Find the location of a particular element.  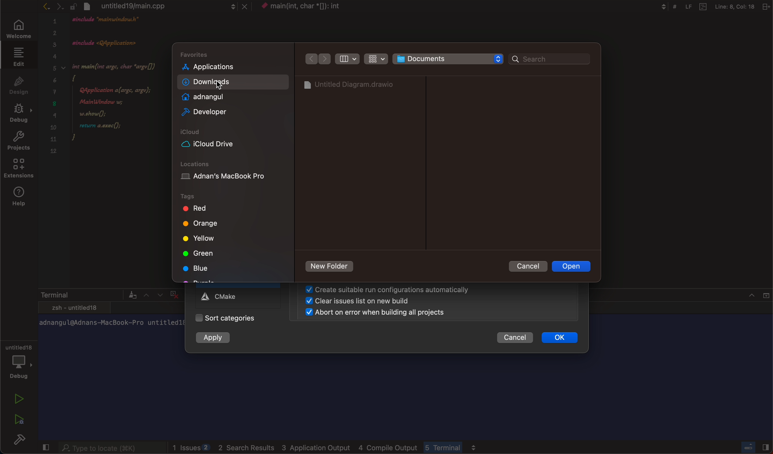

folders is located at coordinates (234, 84).